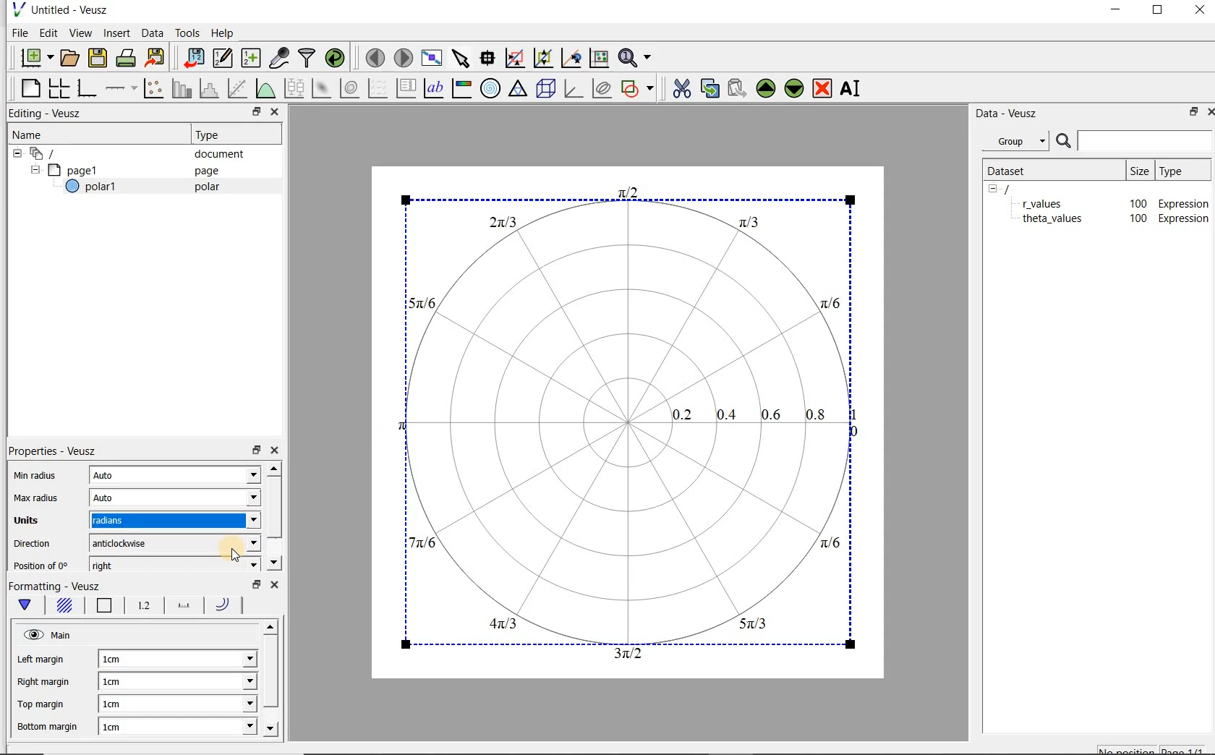 The height and width of the screenshot is (755, 1215). I want to click on File, so click(17, 33).